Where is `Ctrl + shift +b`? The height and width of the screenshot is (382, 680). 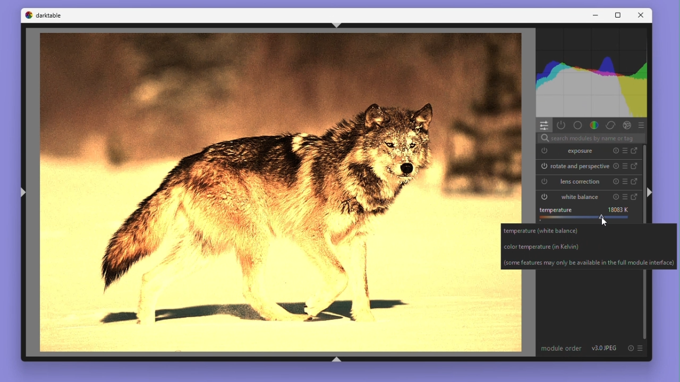
Ctrl + shift +b is located at coordinates (339, 358).